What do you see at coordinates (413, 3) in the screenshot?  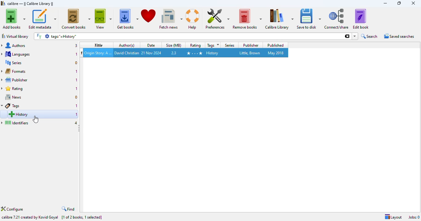 I see `close` at bounding box center [413, 3].